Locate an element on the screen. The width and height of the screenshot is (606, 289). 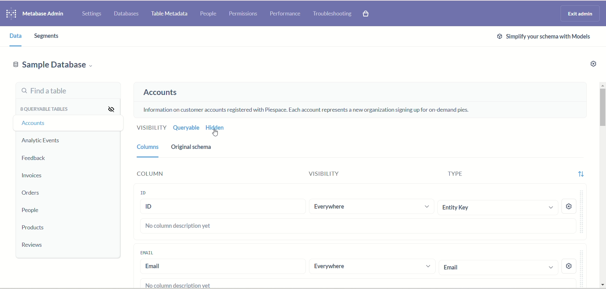
columns is located at coordinates (149, 150).